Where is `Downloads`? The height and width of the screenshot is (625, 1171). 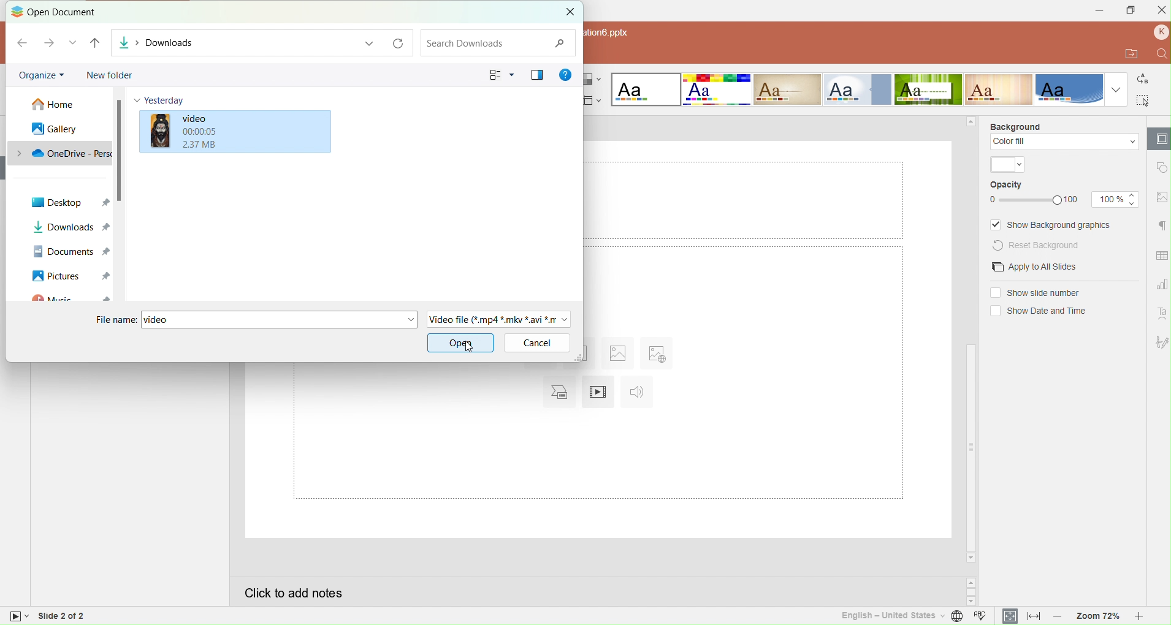 Downloads is located at coordinates (227, 42).